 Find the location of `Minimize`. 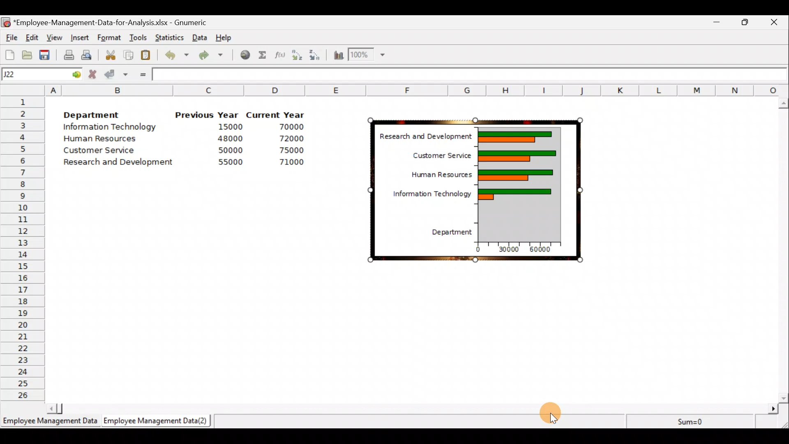

Minimize is located at coordinates (717, 22).